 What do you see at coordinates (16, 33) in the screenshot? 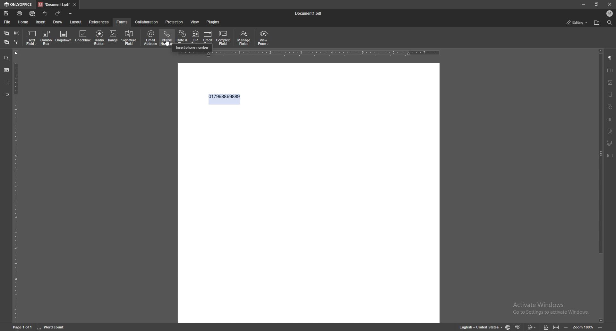
I see `cut` at bounding box center [16, 33].